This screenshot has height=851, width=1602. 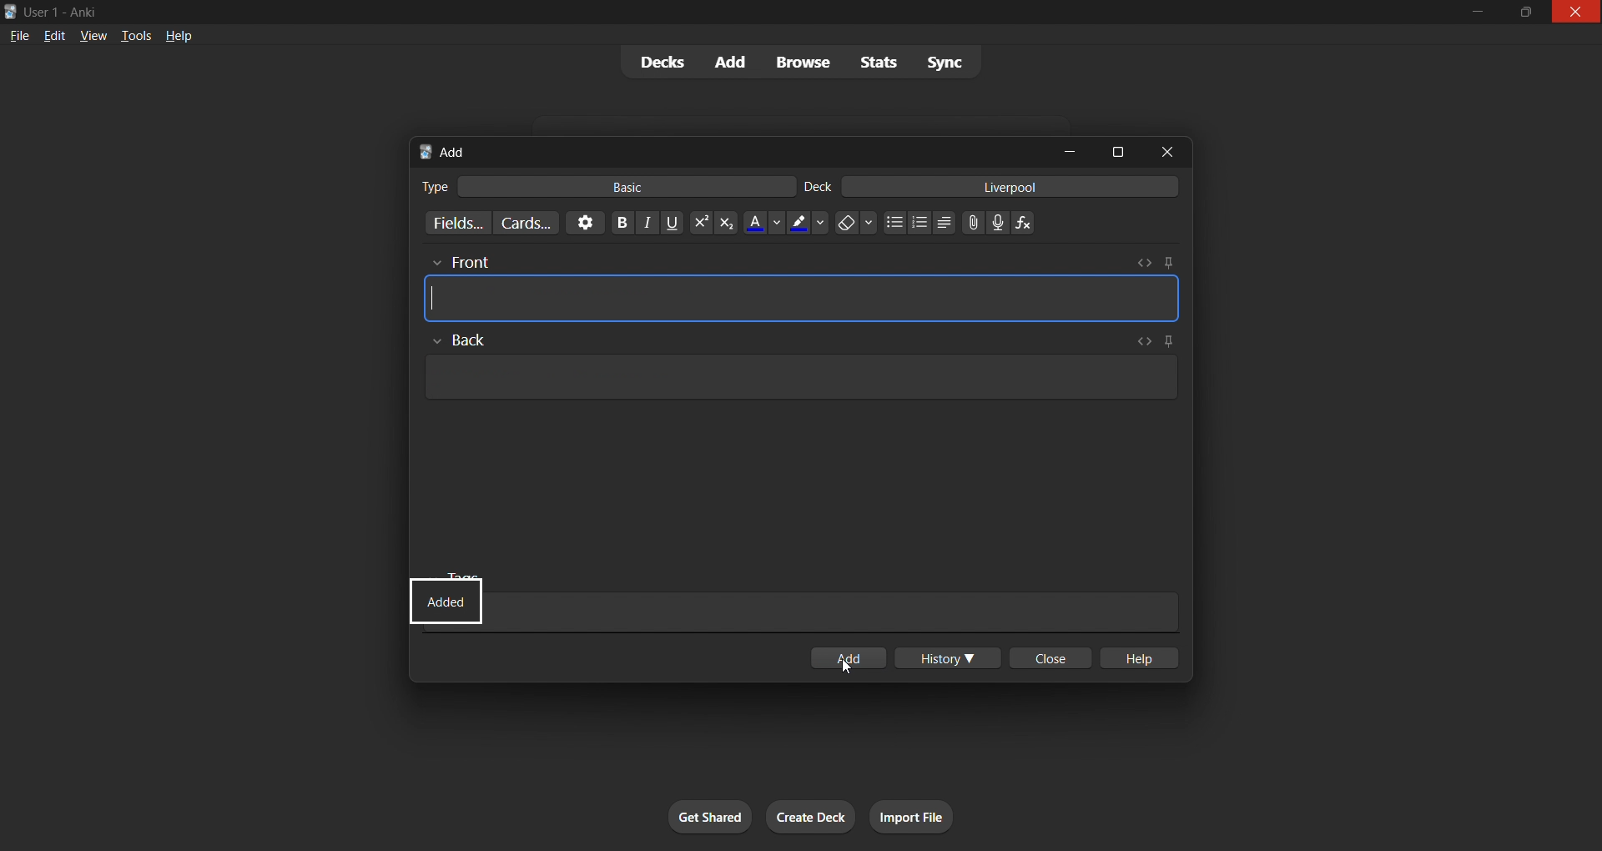 I want to click on close, so click(x=1161, y=153).